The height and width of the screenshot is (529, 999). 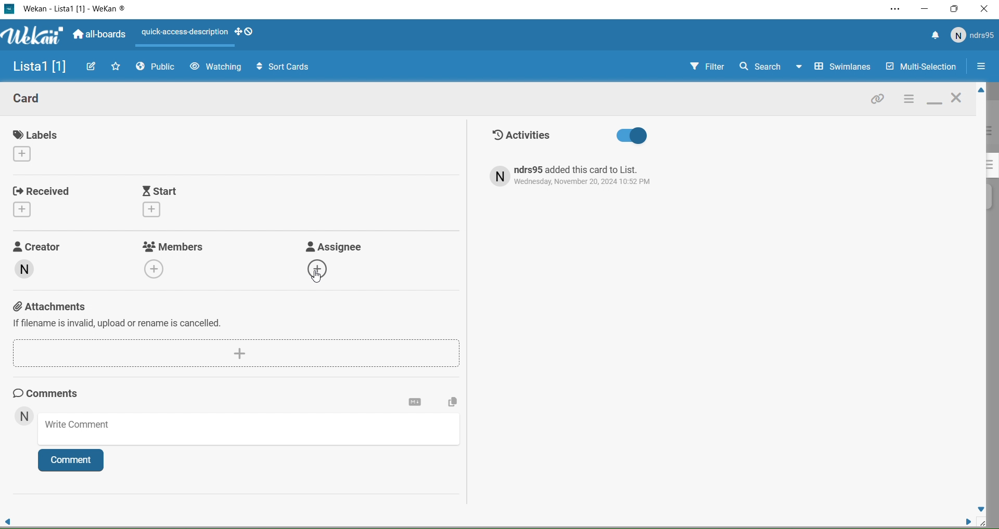 I want to click on Edit, so click(x=92, y=66).